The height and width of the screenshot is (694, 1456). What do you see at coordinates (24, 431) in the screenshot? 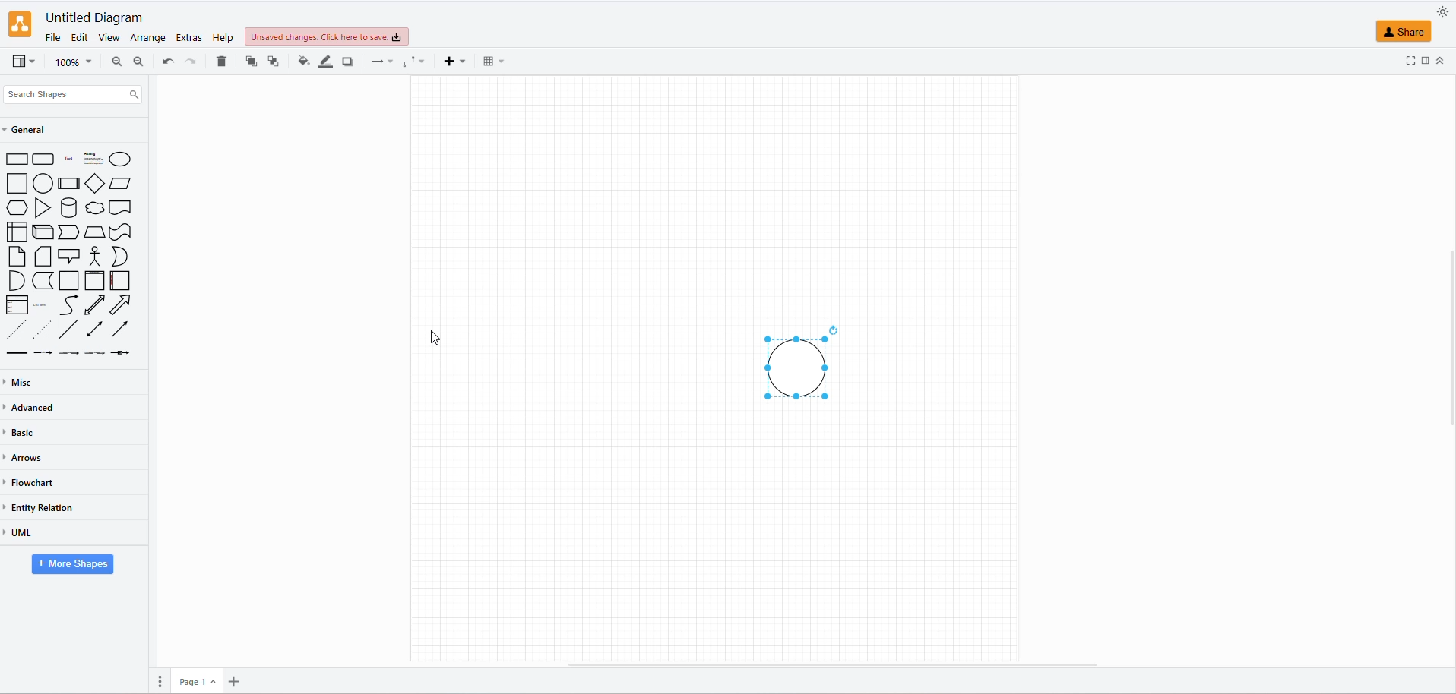
I see `BASIC` at bounding box center [24, 431].